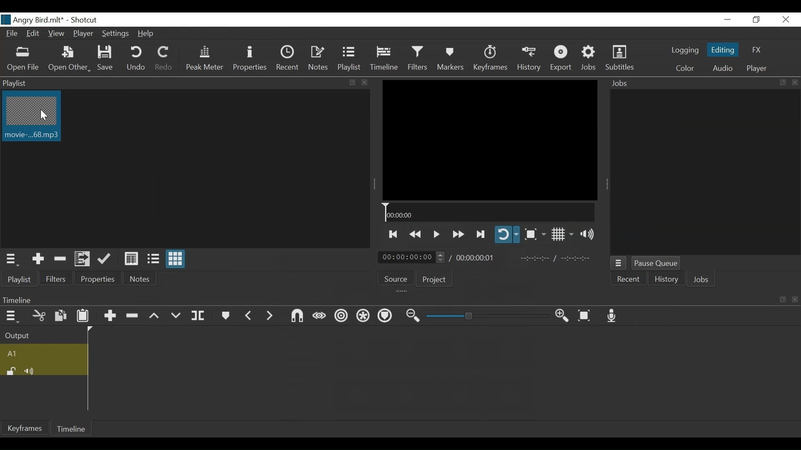 This screenshot has height=450, width=801. What do you see at coordinates (436, 232) in the screenshot?
I see `Toggle play or pause (space)` at bounding box center [436, 232].